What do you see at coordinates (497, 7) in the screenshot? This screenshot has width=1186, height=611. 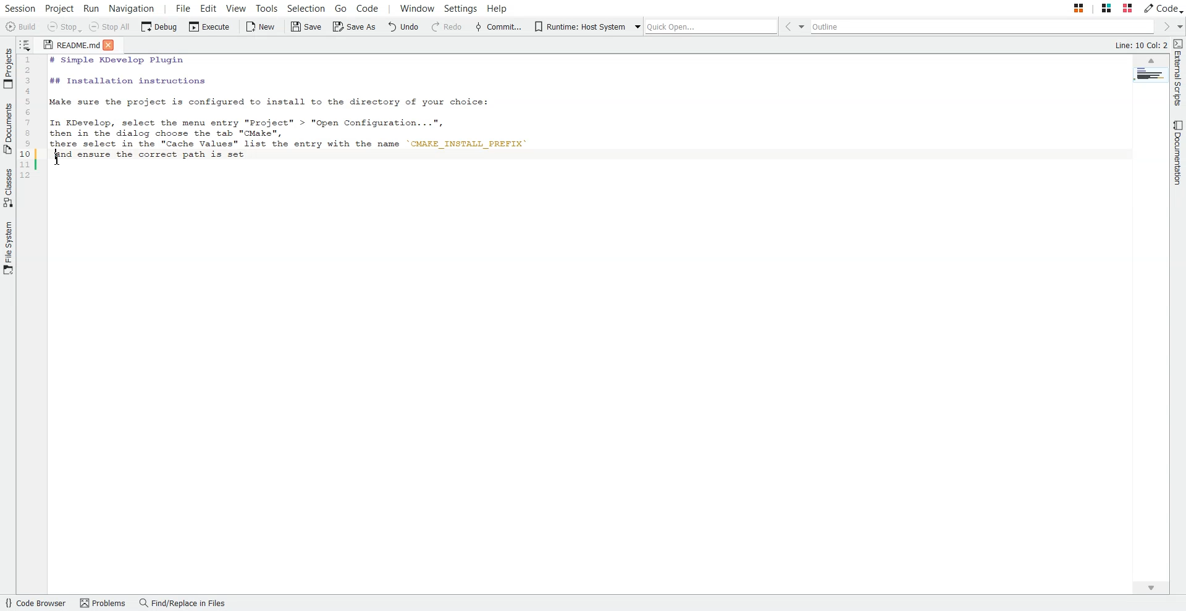 I see `Help` at bounding box center [497, 7].